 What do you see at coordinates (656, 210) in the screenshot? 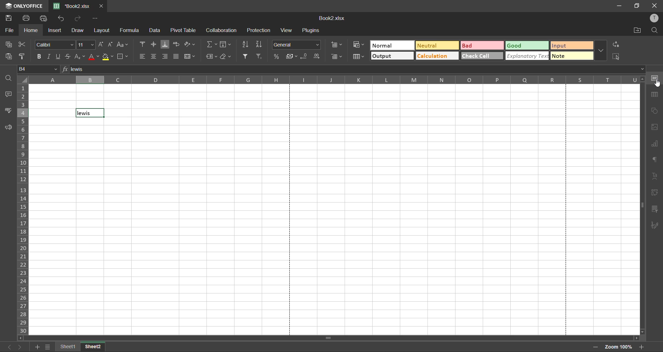
I see `slicer` at bounding box center [656, 210].